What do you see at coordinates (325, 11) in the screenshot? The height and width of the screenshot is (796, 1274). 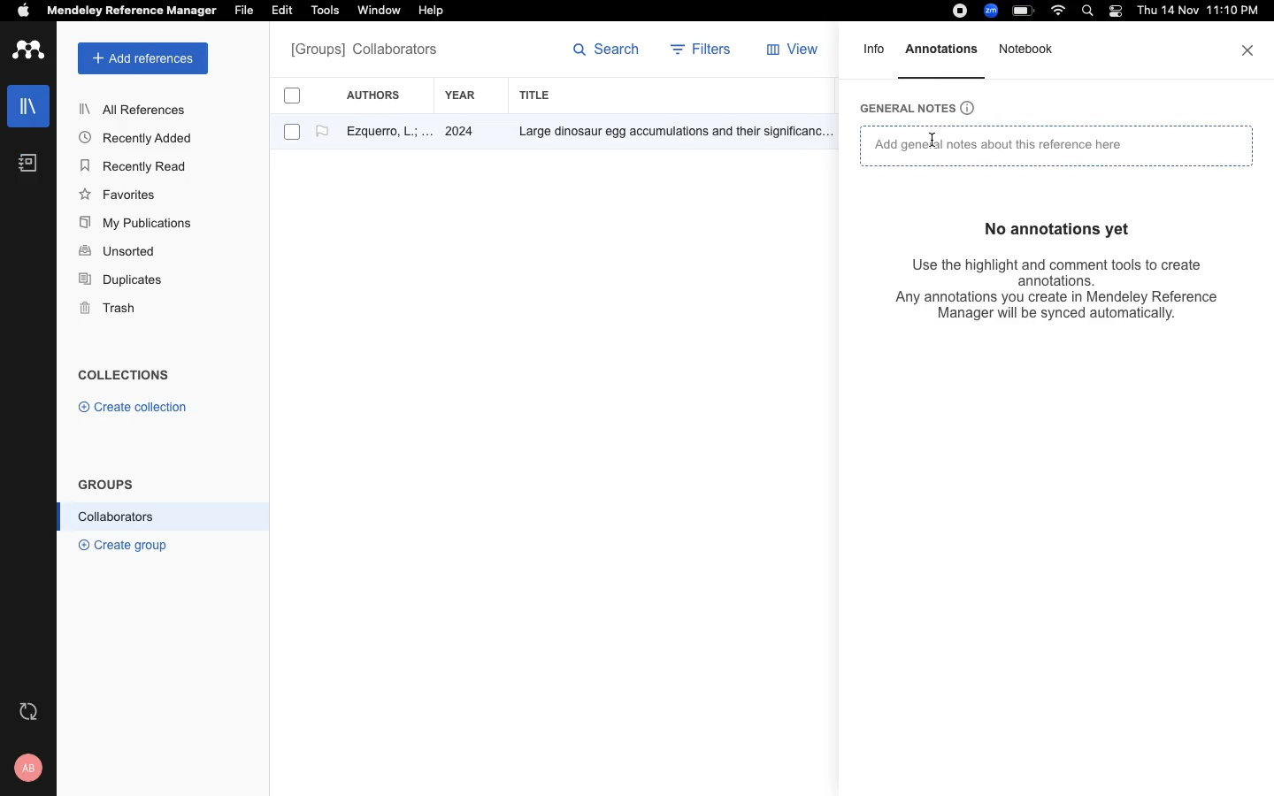 I see `Tools` at bounding box center [325, 11].